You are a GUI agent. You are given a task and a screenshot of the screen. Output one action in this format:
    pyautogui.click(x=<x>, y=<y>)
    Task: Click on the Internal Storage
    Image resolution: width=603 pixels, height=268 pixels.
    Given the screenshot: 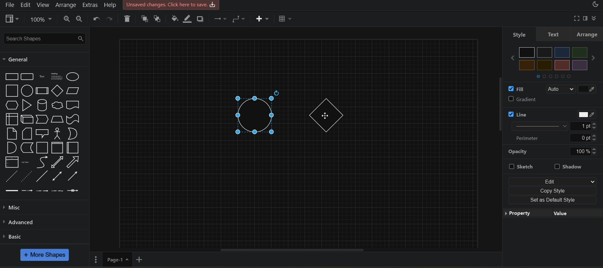 What is the action you would take?
    pyautogui.click(x=12, y=119)
    